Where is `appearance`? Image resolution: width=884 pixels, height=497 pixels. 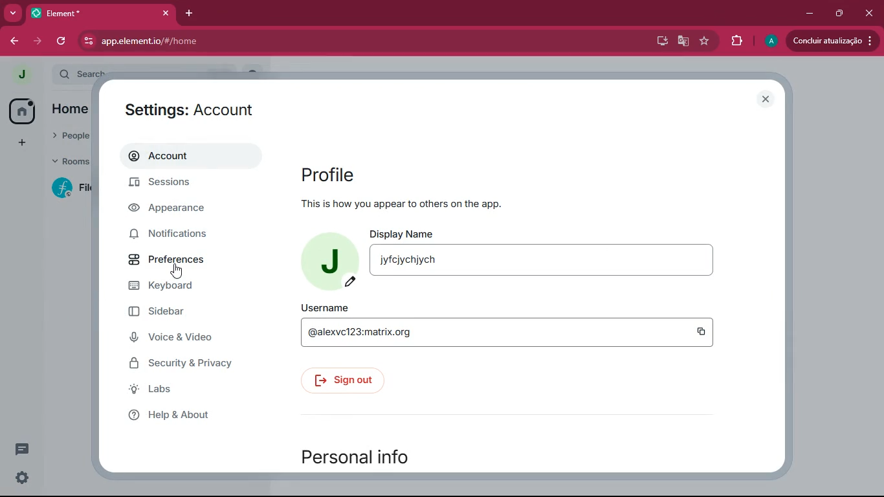 appearance is located at coordinates (173, 209).